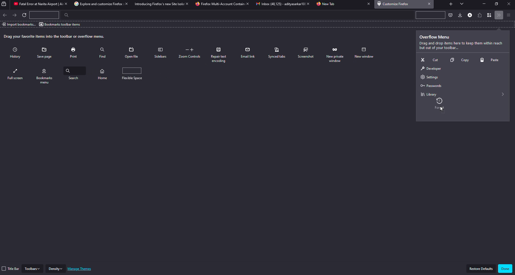 This screenshot has height=275, width=515. I want to click on manage themes, so click(80, 269).